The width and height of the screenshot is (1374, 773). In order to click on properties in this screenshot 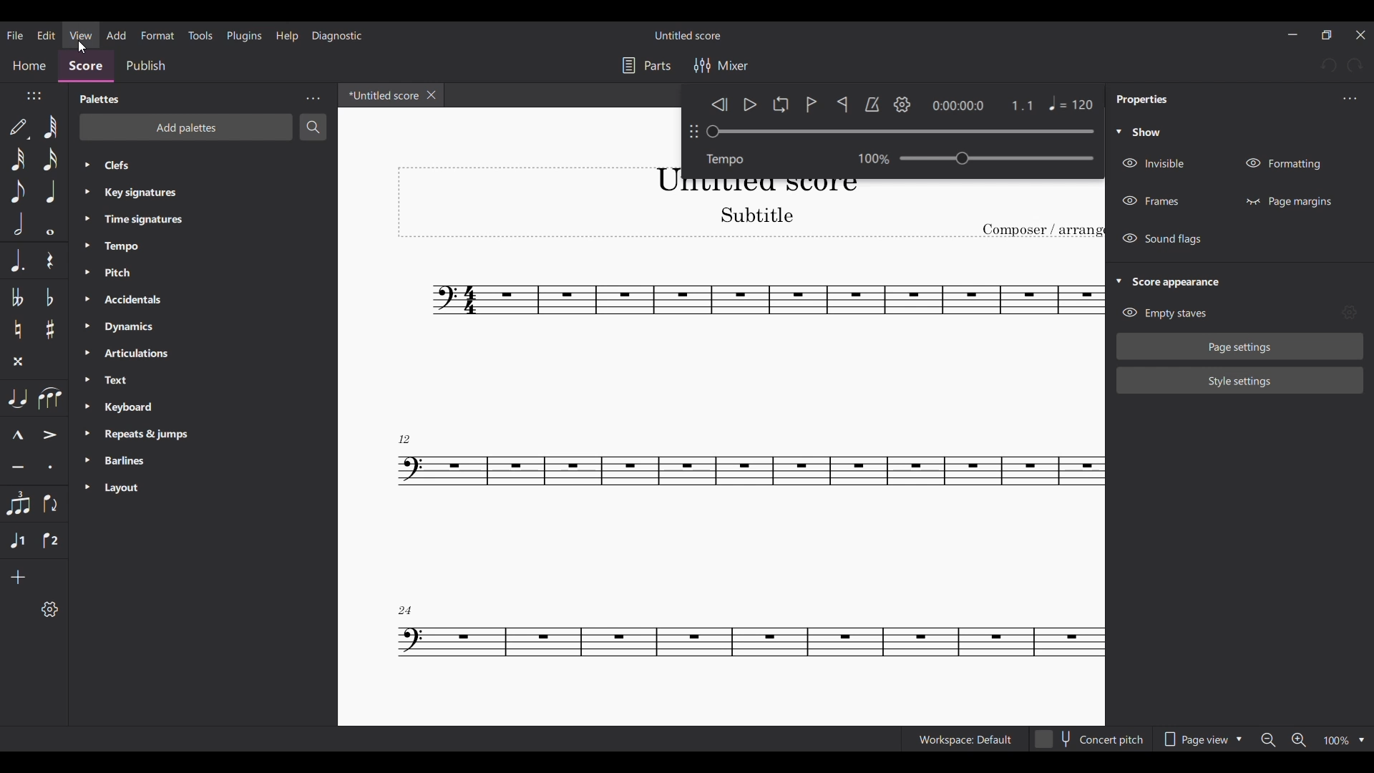, I will do `click(1141, 101)`.